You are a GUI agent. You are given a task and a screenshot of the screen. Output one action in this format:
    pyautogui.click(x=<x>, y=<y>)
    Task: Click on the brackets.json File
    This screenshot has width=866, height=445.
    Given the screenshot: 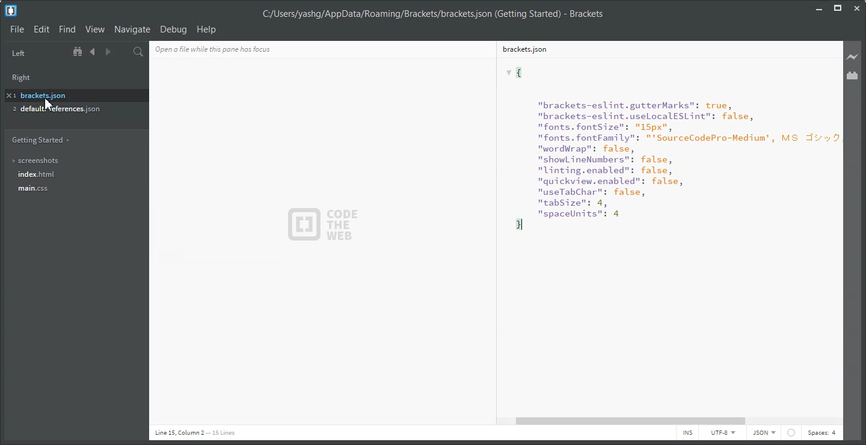 What is the action you would take?
    pyautogui.click(x=663, y=49)
    